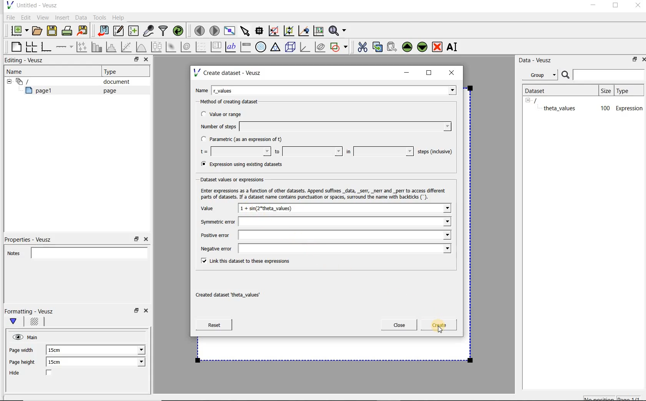  Describe the element at coordinates (201, 46) in the screenshot. I see `plot a vector field` at that location.